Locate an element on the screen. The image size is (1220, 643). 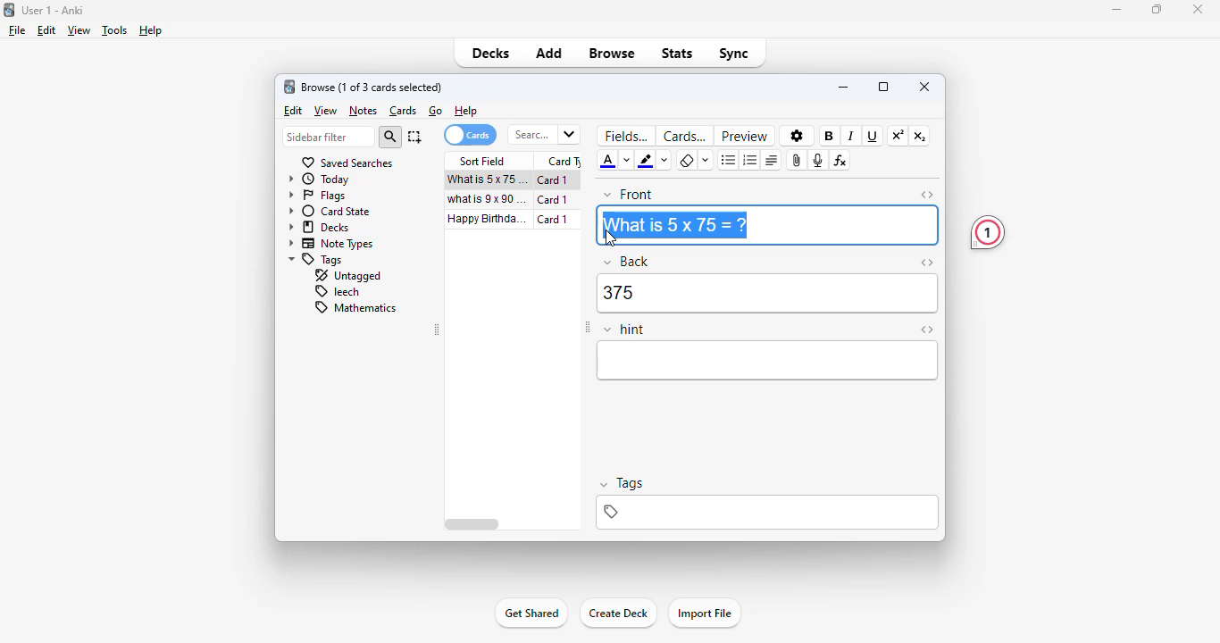
go is located at coordinates (435, 111).